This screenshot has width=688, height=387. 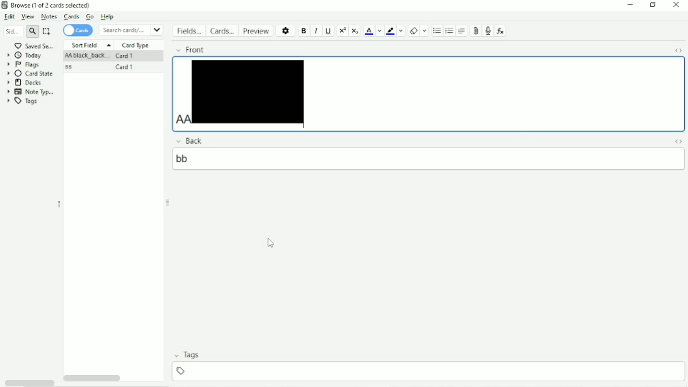 What do you see at coordinates (413, 32) in the screenshot?
I see `Remove formatting` at bounding box center [413, 32].